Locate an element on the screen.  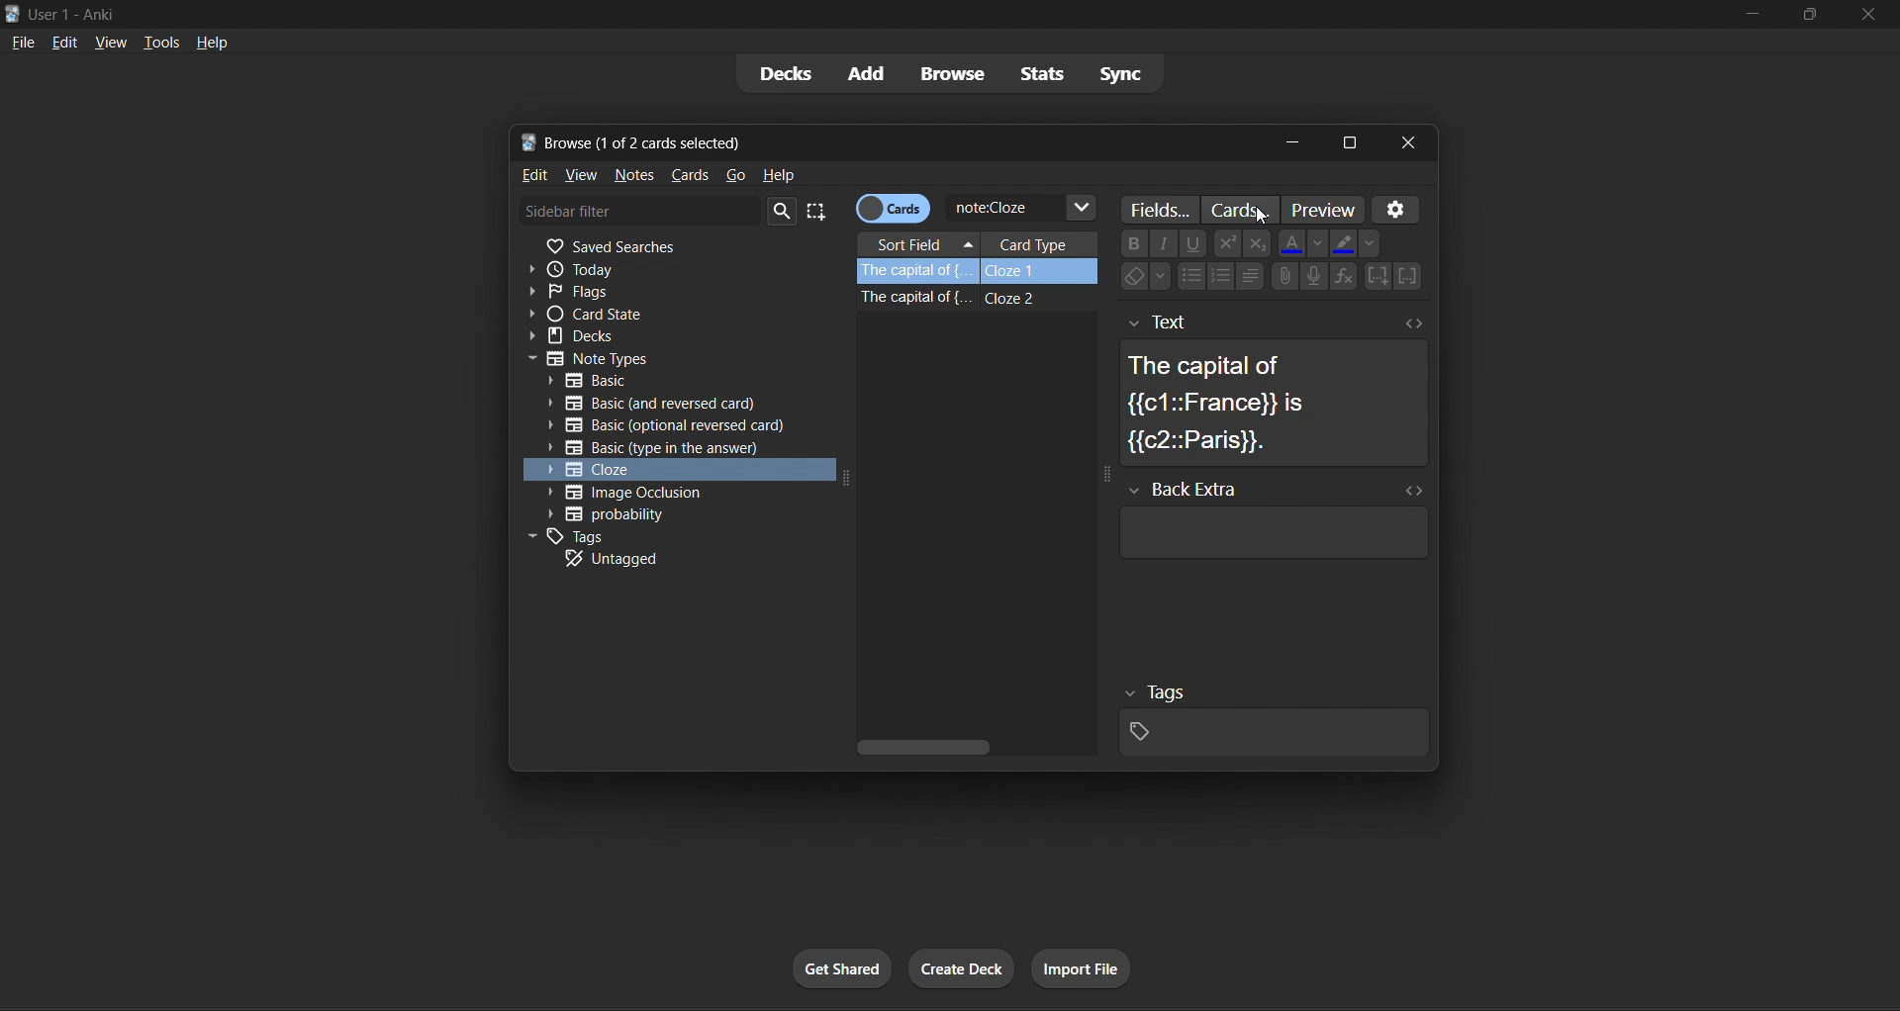
basic (optional reversed card) is located at coordinates (666, 426).